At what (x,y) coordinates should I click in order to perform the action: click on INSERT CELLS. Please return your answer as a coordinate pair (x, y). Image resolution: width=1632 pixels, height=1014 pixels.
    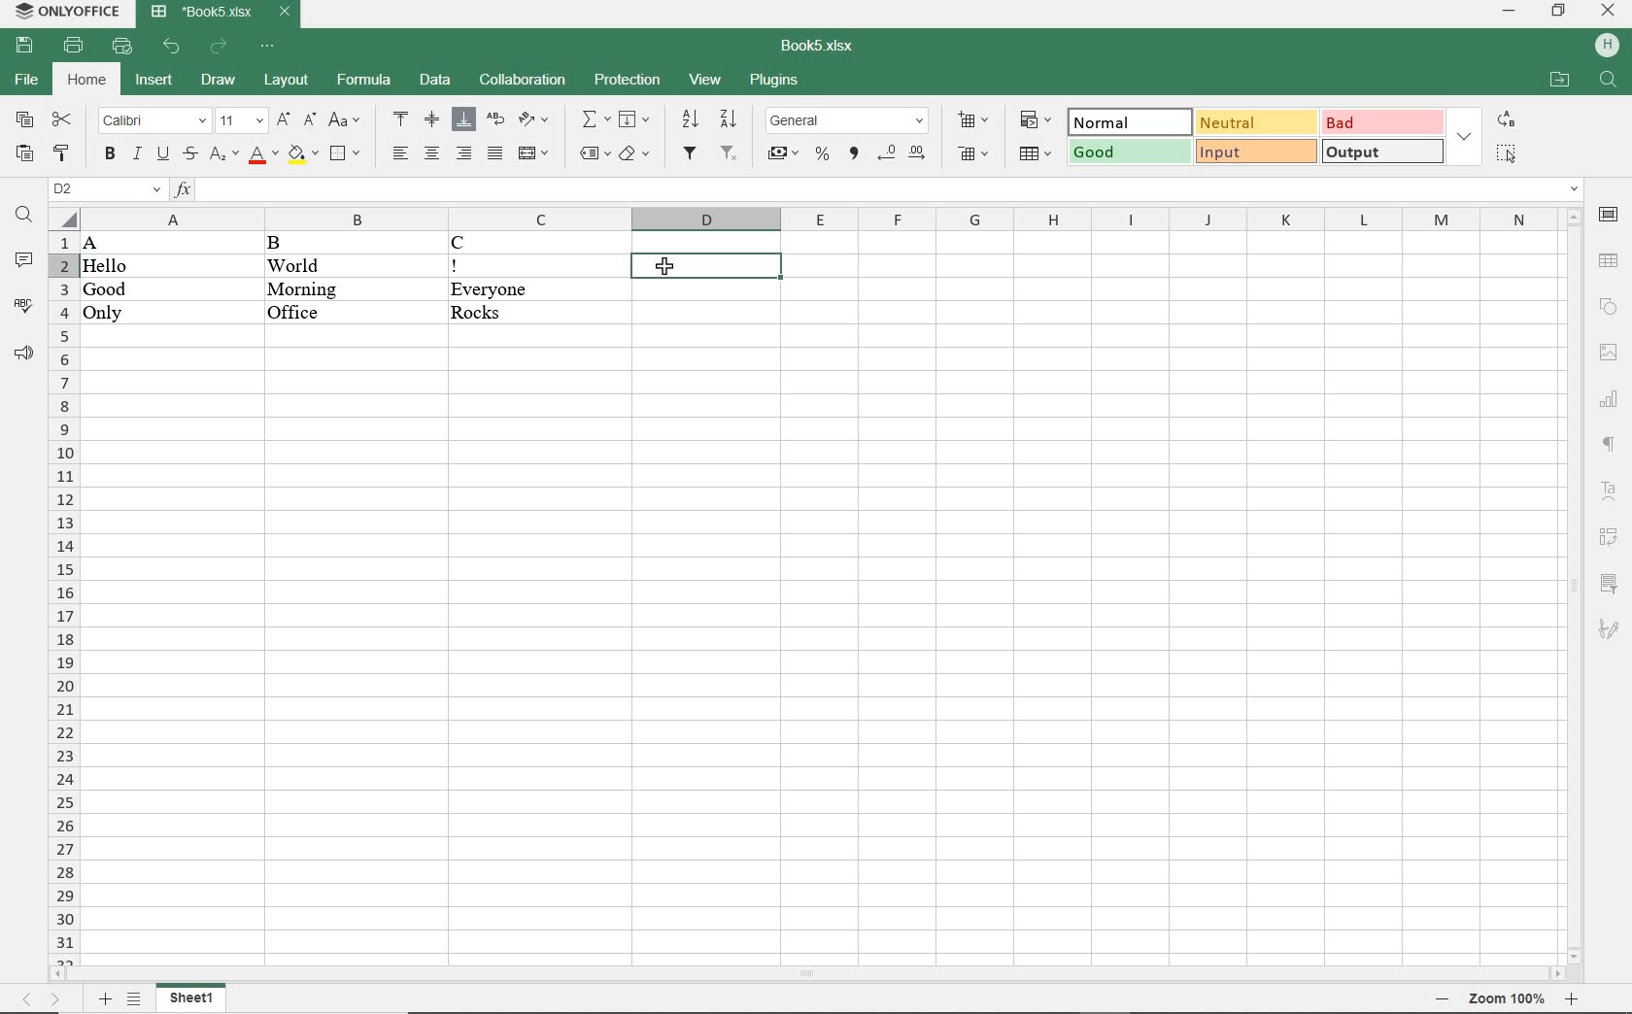
    Looking at the image, I should click on (975, 121).